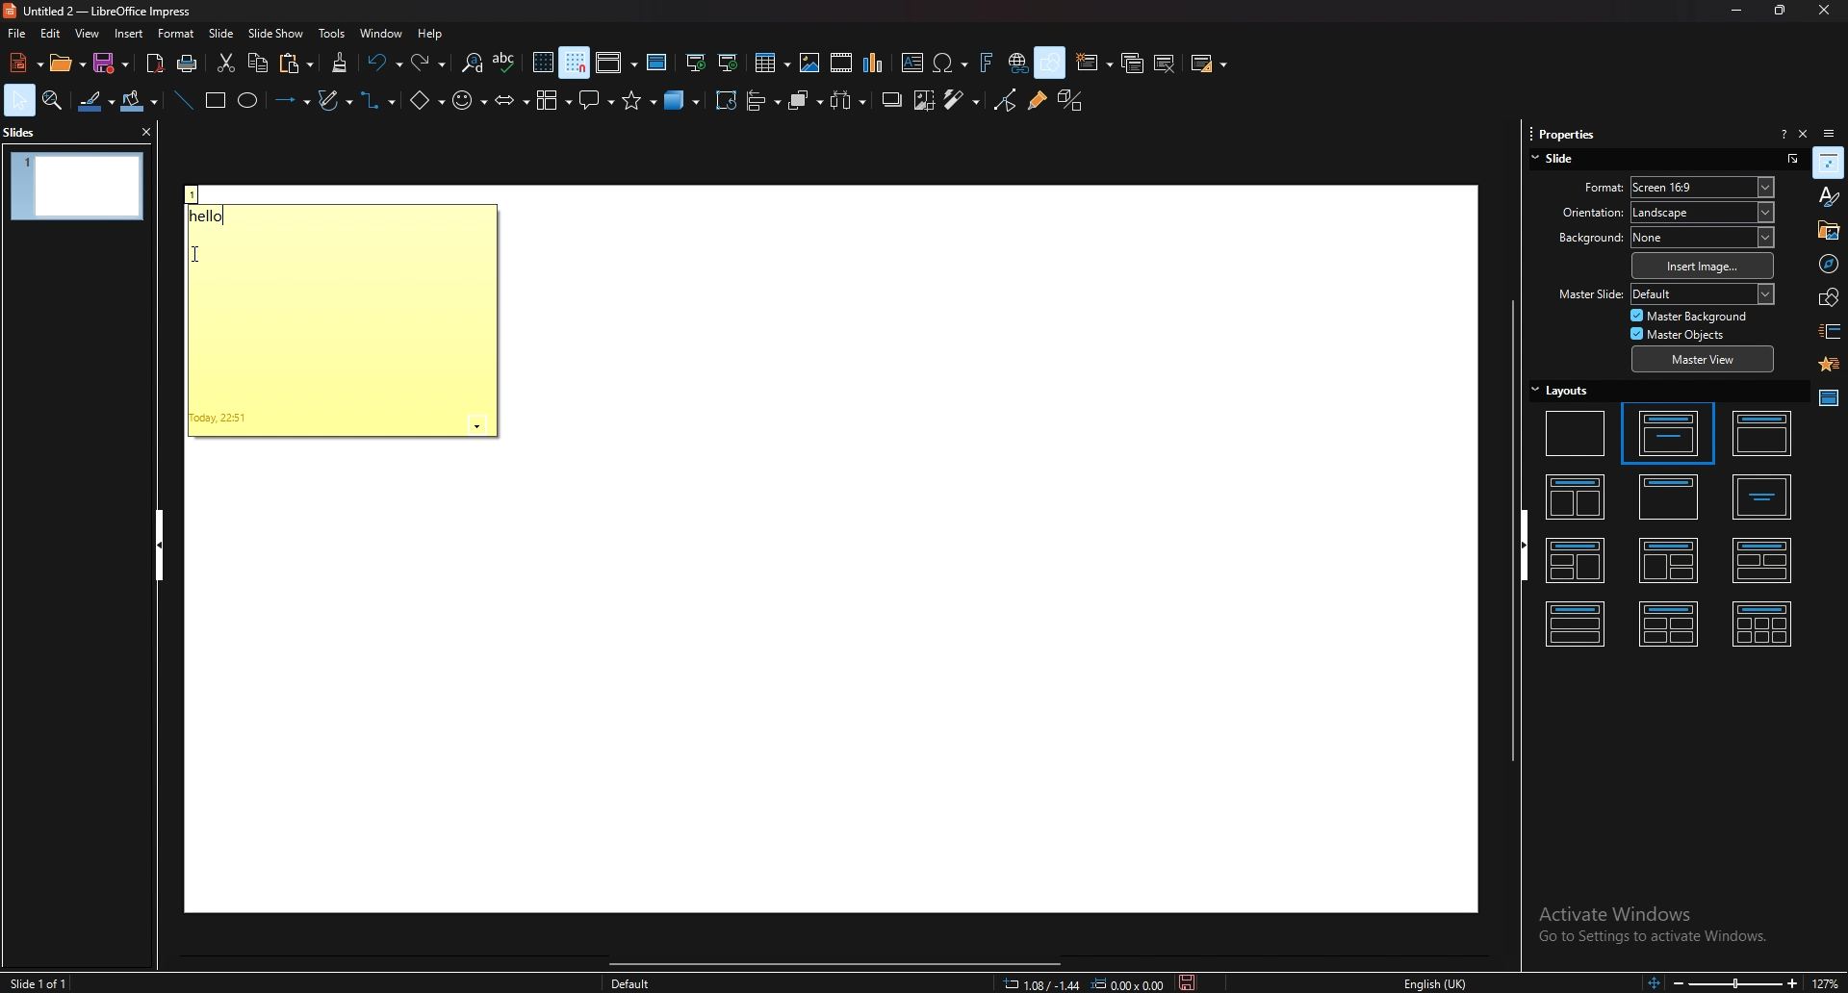  Describe the element at coordinates (290, 98) in the screenshot. I see `lines and arrows` at that location.